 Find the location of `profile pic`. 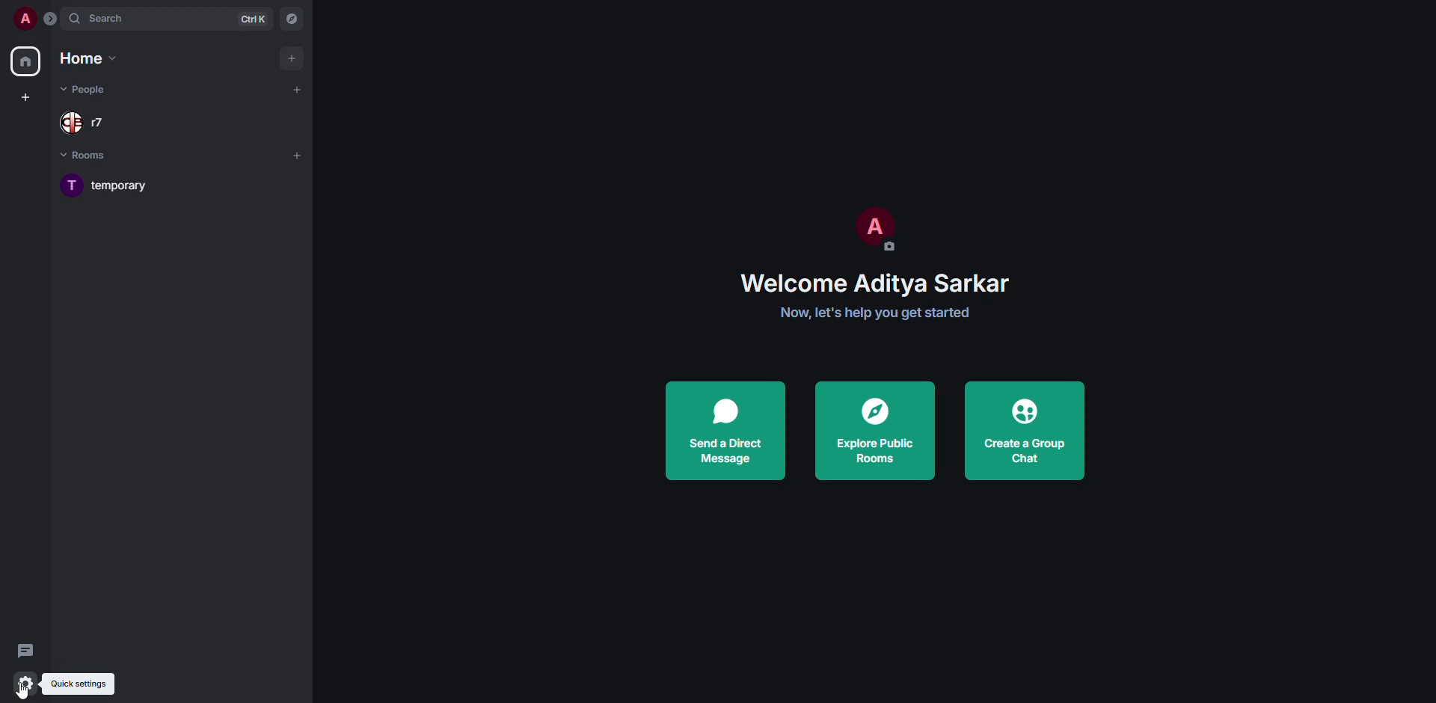

profile pic is located at coordinates (873, 232).